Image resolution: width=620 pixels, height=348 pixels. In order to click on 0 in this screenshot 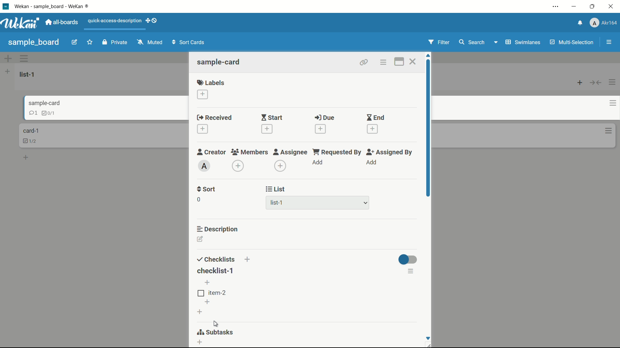, I will do `click(199, 199)`.